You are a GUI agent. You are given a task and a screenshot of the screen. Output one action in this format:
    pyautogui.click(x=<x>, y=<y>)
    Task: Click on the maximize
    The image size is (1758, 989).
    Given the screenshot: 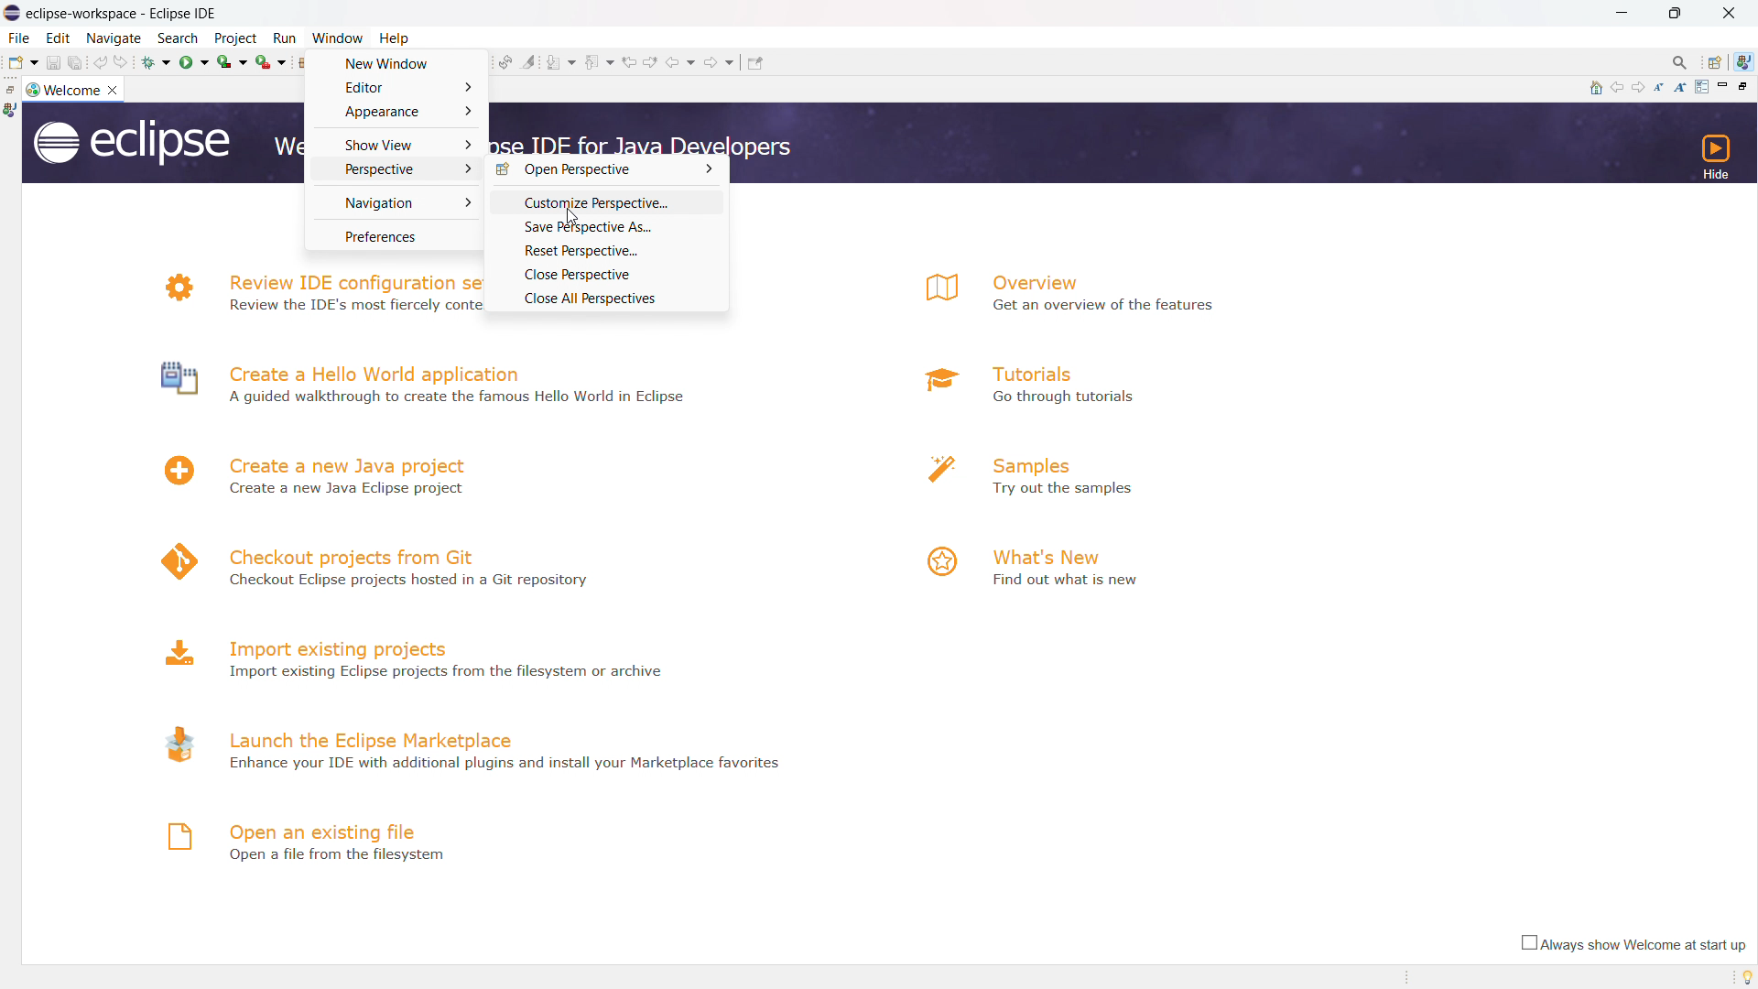 What is the action you would take?
    pyautogui.click(x=1677, y=14)
    